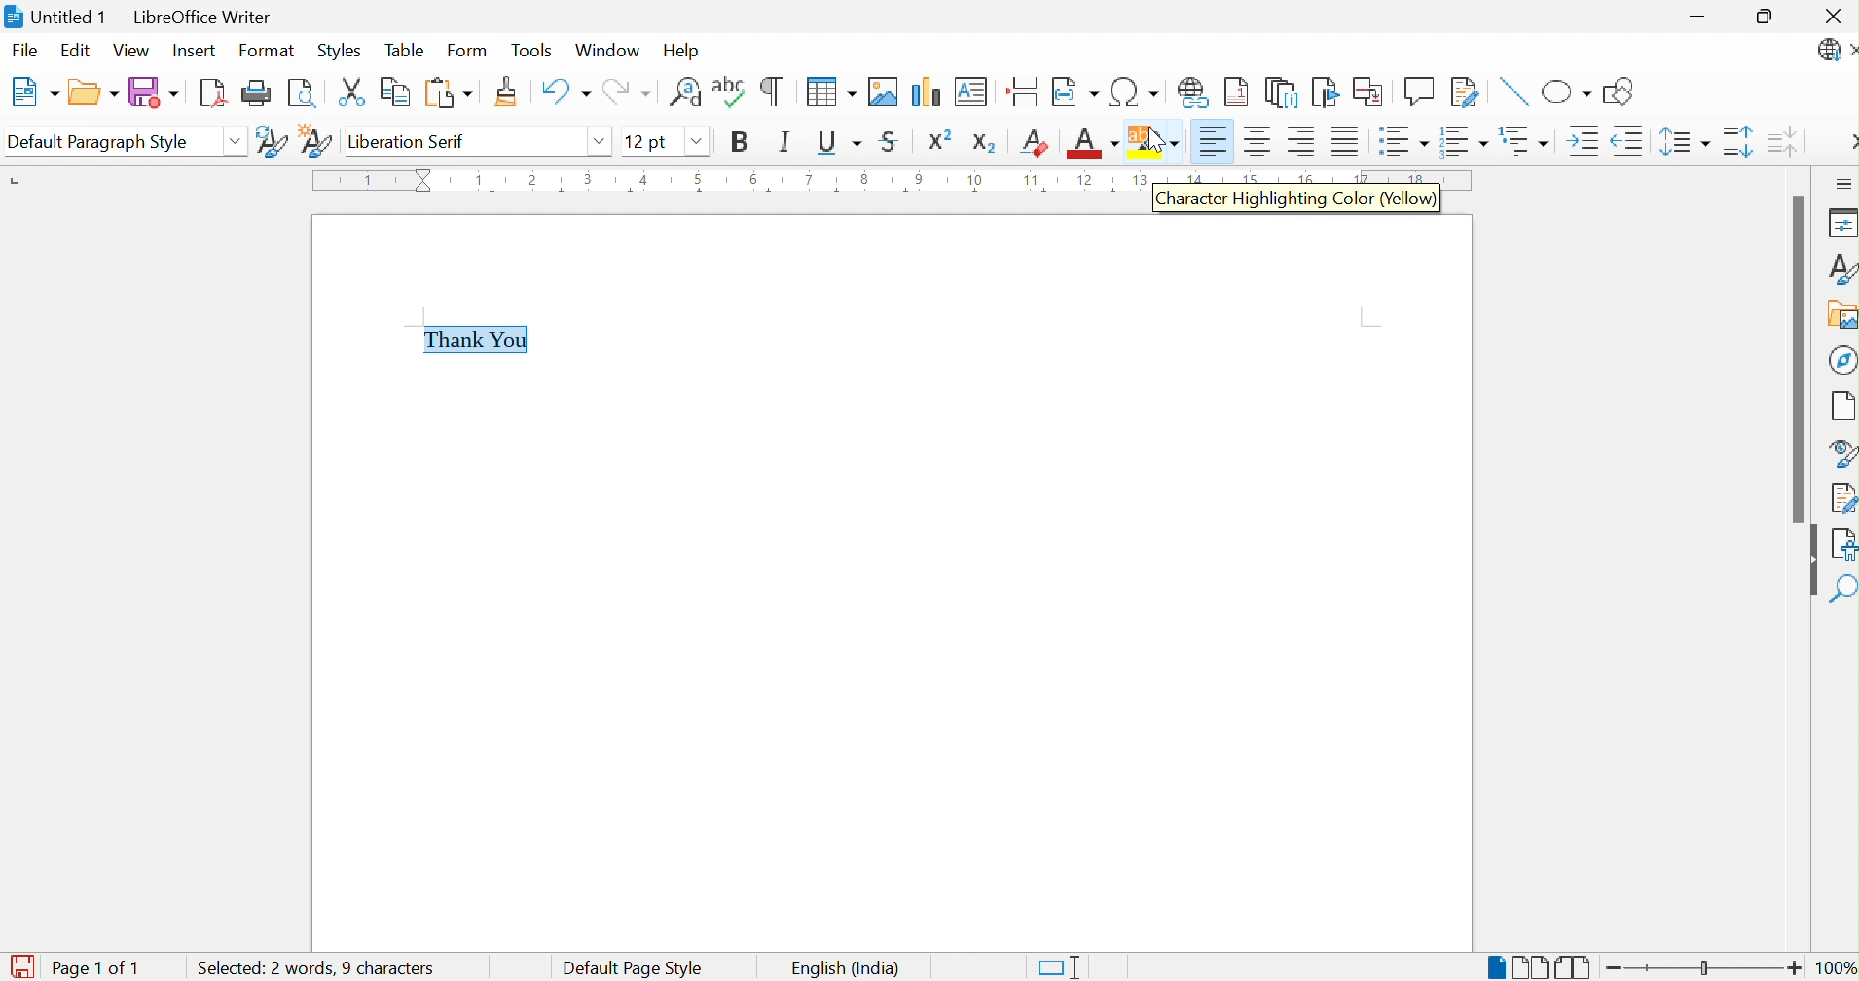 Image resolution: width=1859 pixels, height=981 pixels. What do you see at coordinates (1060, 964) in the screenshot?
I see `Standard Selection. Click to change selection mode.` at bounding box center [1060, 964].